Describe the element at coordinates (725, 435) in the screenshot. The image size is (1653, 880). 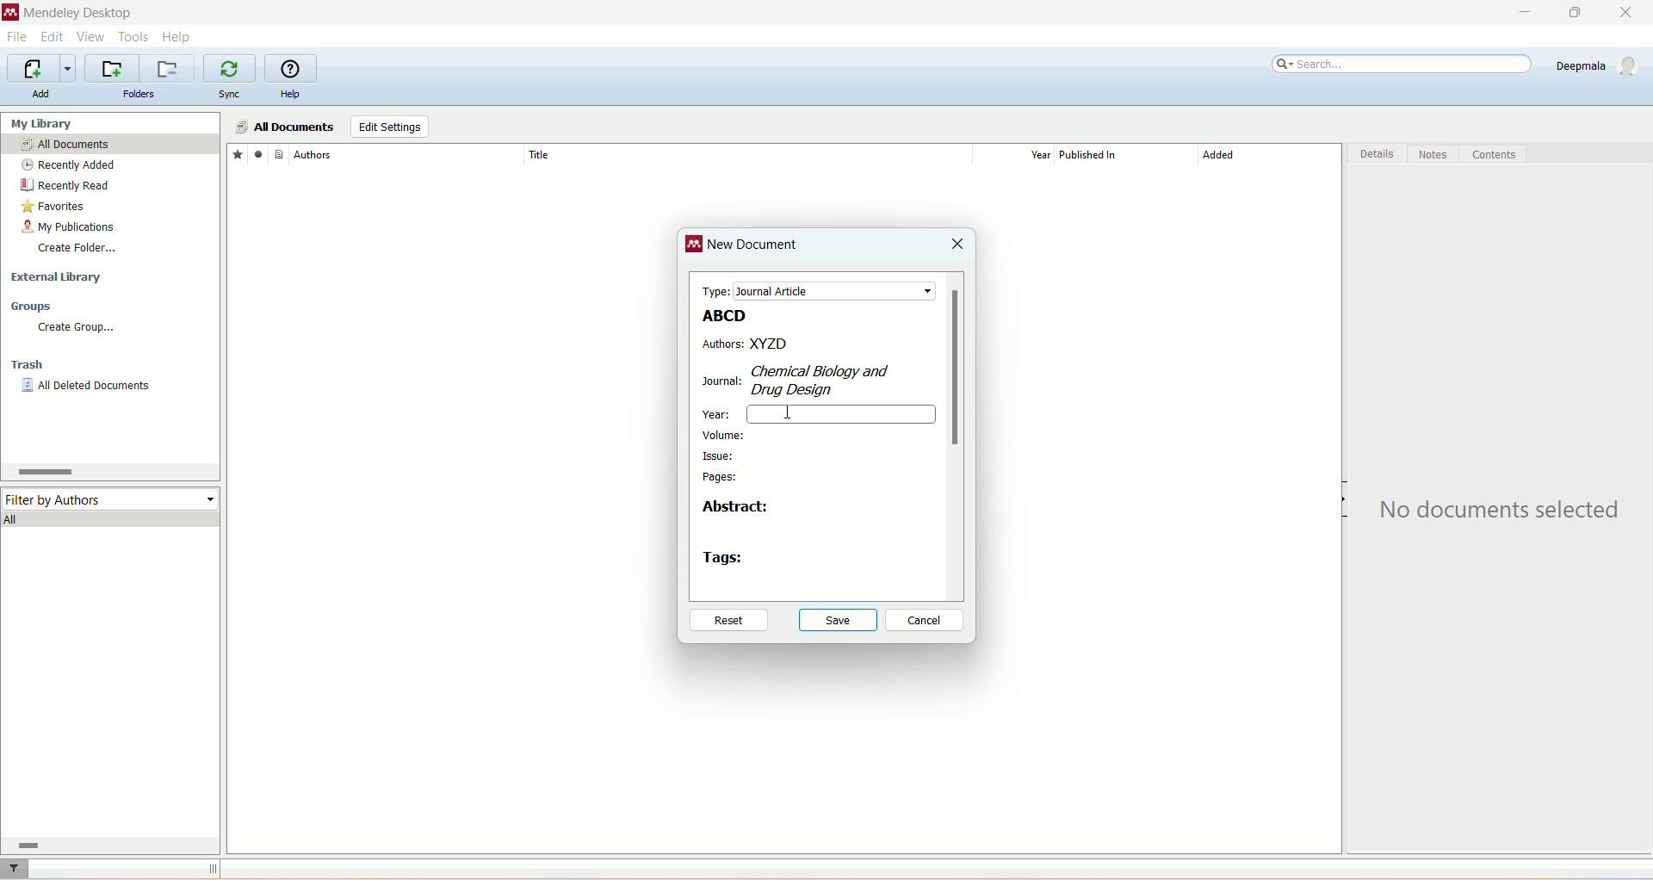
I see `volume` at that location.